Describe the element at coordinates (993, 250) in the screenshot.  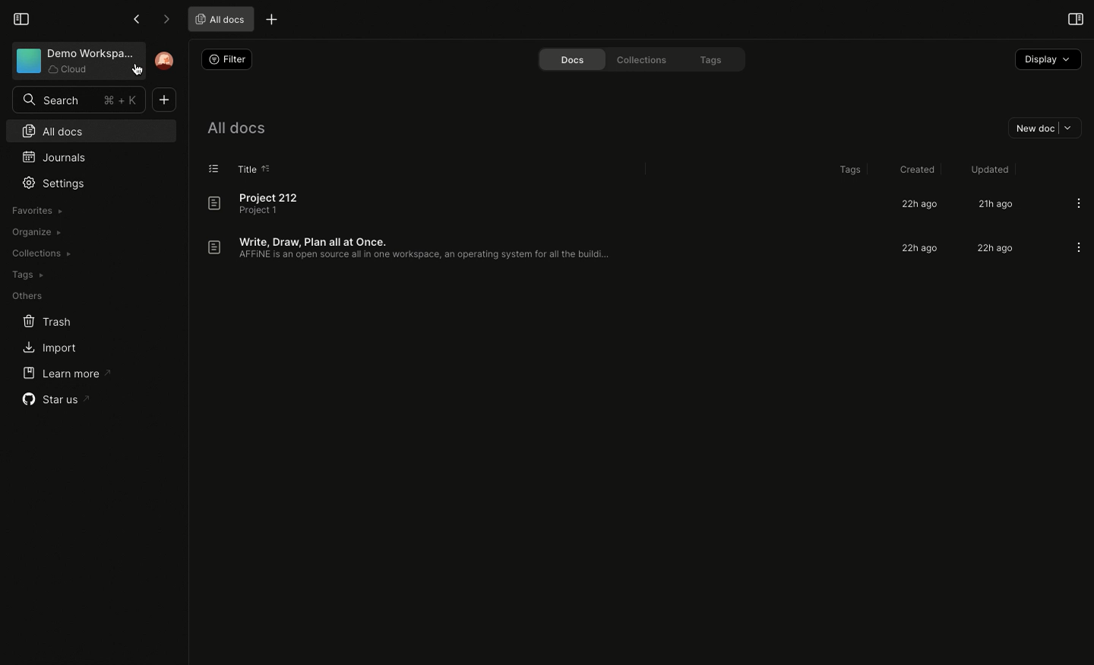
I see `22h ago` at that location.